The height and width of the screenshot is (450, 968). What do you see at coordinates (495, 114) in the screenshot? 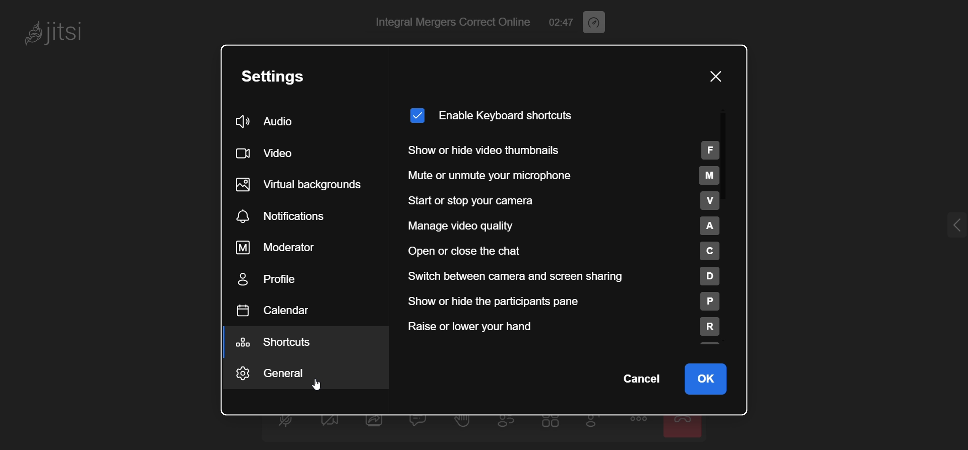
I see `enable keyboard shortcuts` at bounding box center [495, 114].